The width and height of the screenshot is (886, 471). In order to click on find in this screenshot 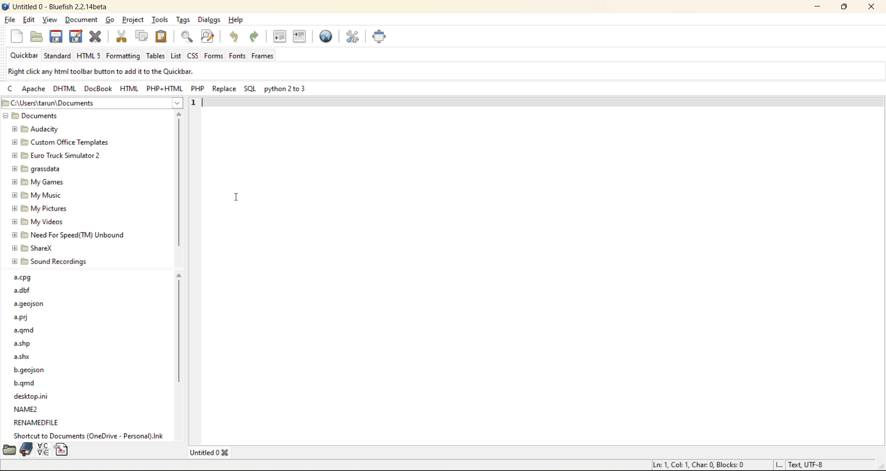, I will do `click(187, 37)`.